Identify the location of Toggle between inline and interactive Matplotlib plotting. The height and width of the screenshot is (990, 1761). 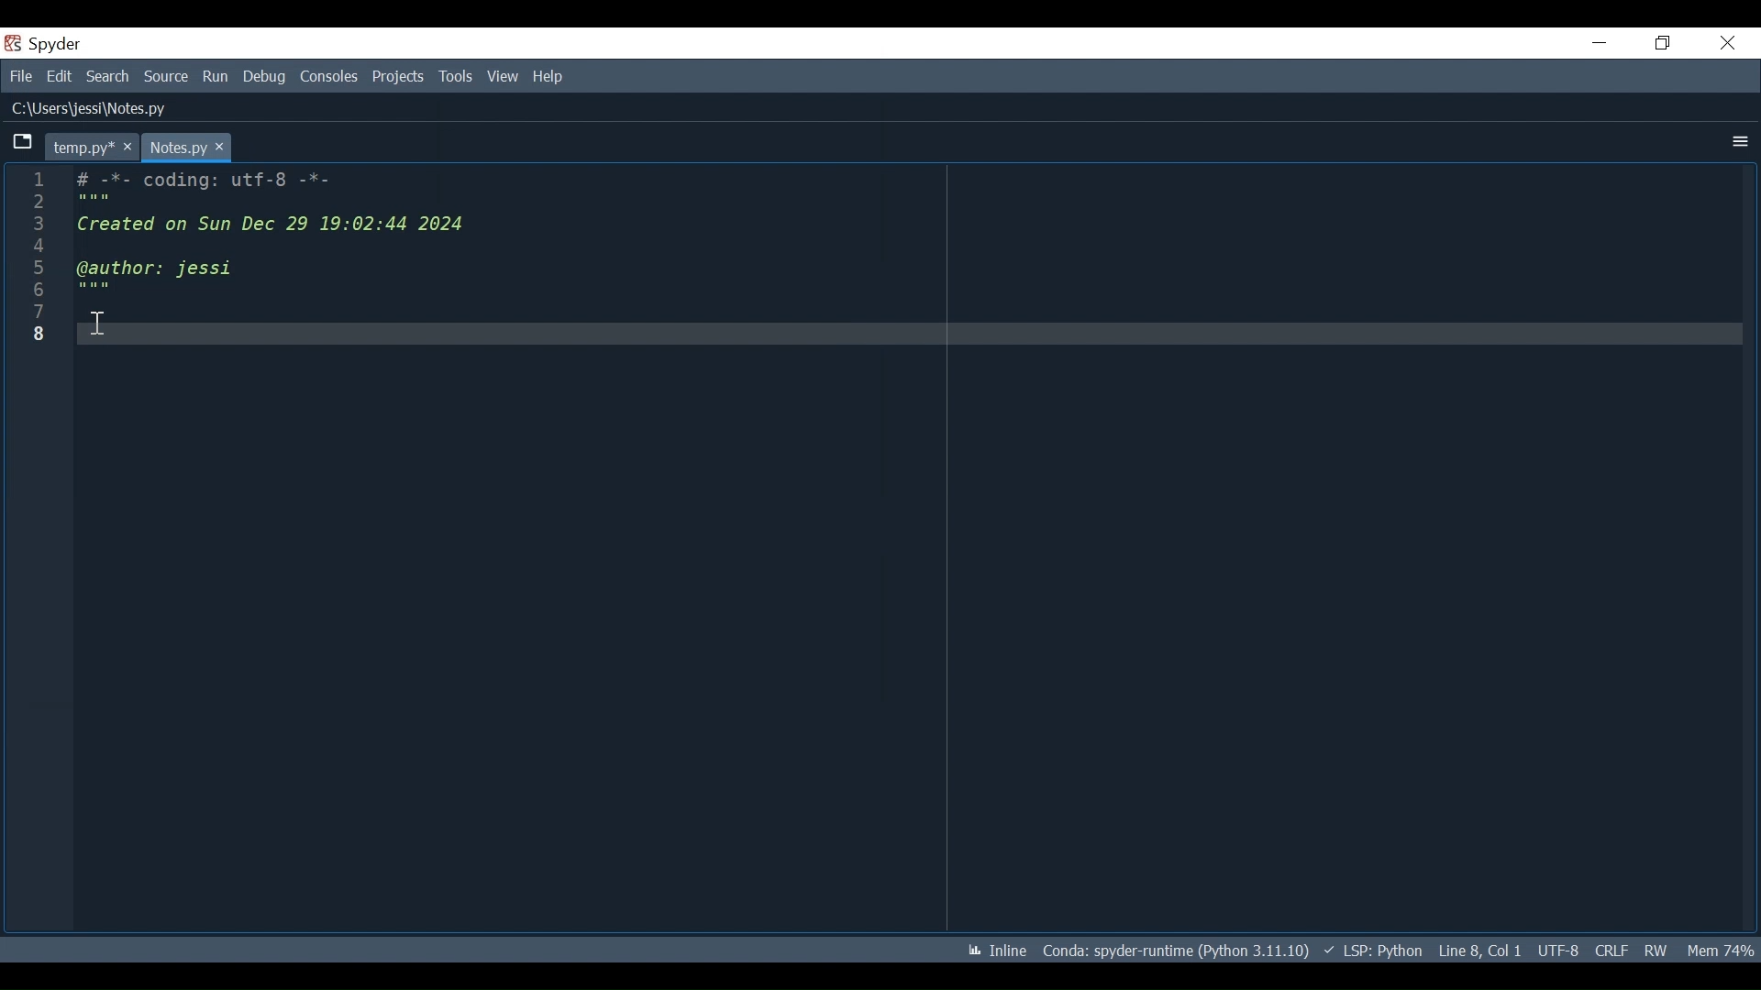
(993, 951).